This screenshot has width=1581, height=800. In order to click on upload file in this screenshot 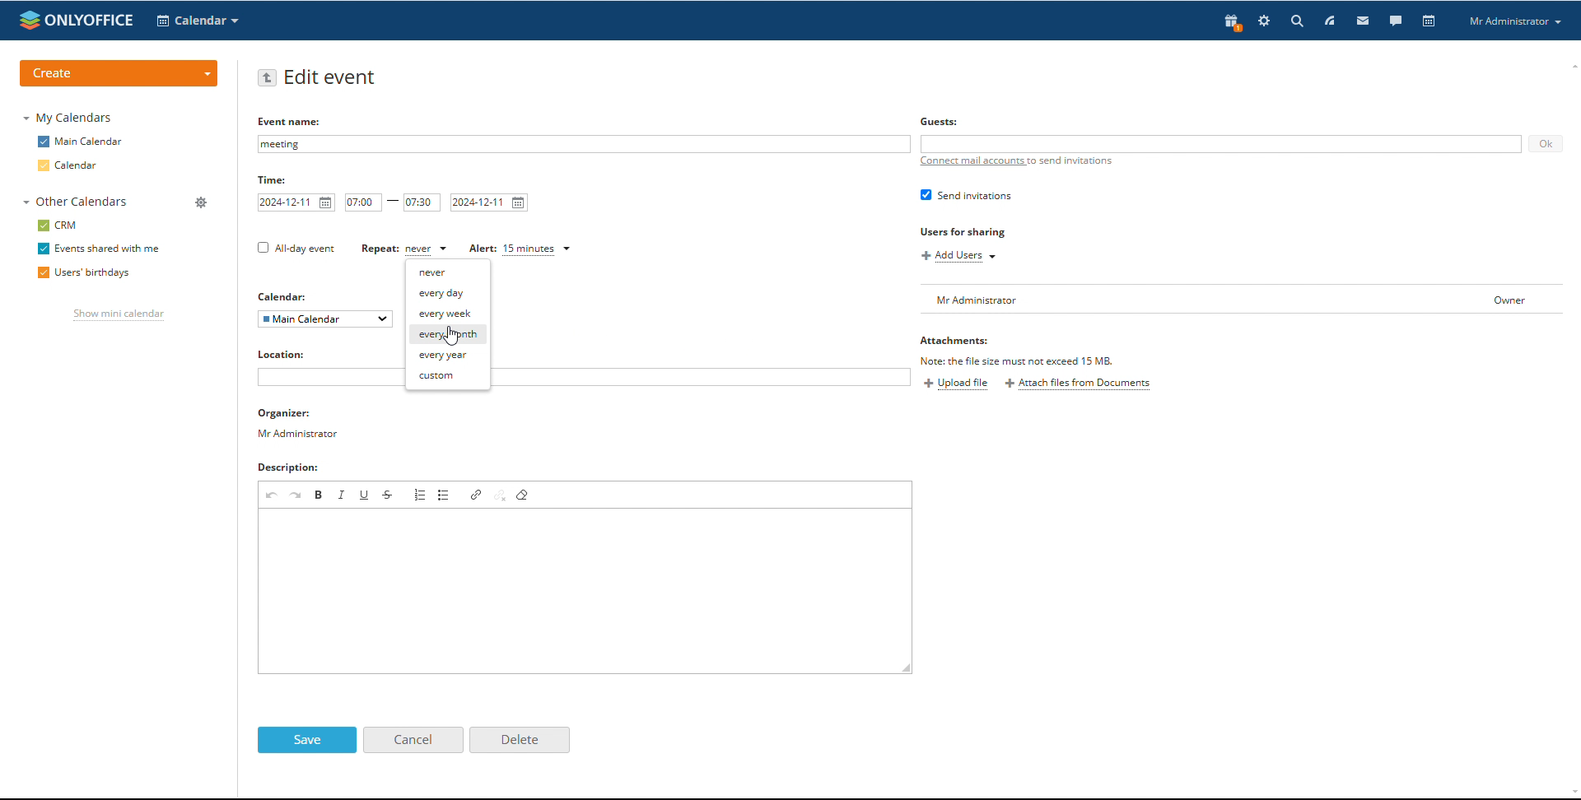, I will do `click(956, 384)`.